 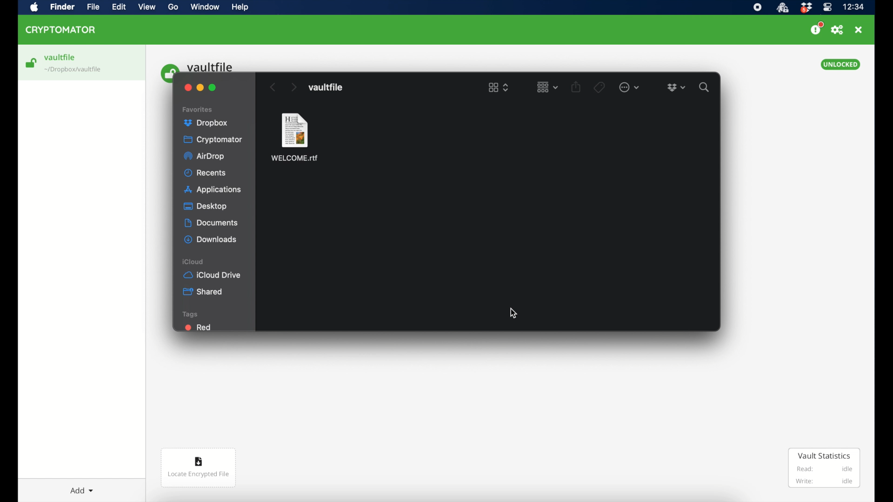 What do you see at coordinates (213, 190) in the screenshot?
I see `applications` at bounding box center [213, 190].